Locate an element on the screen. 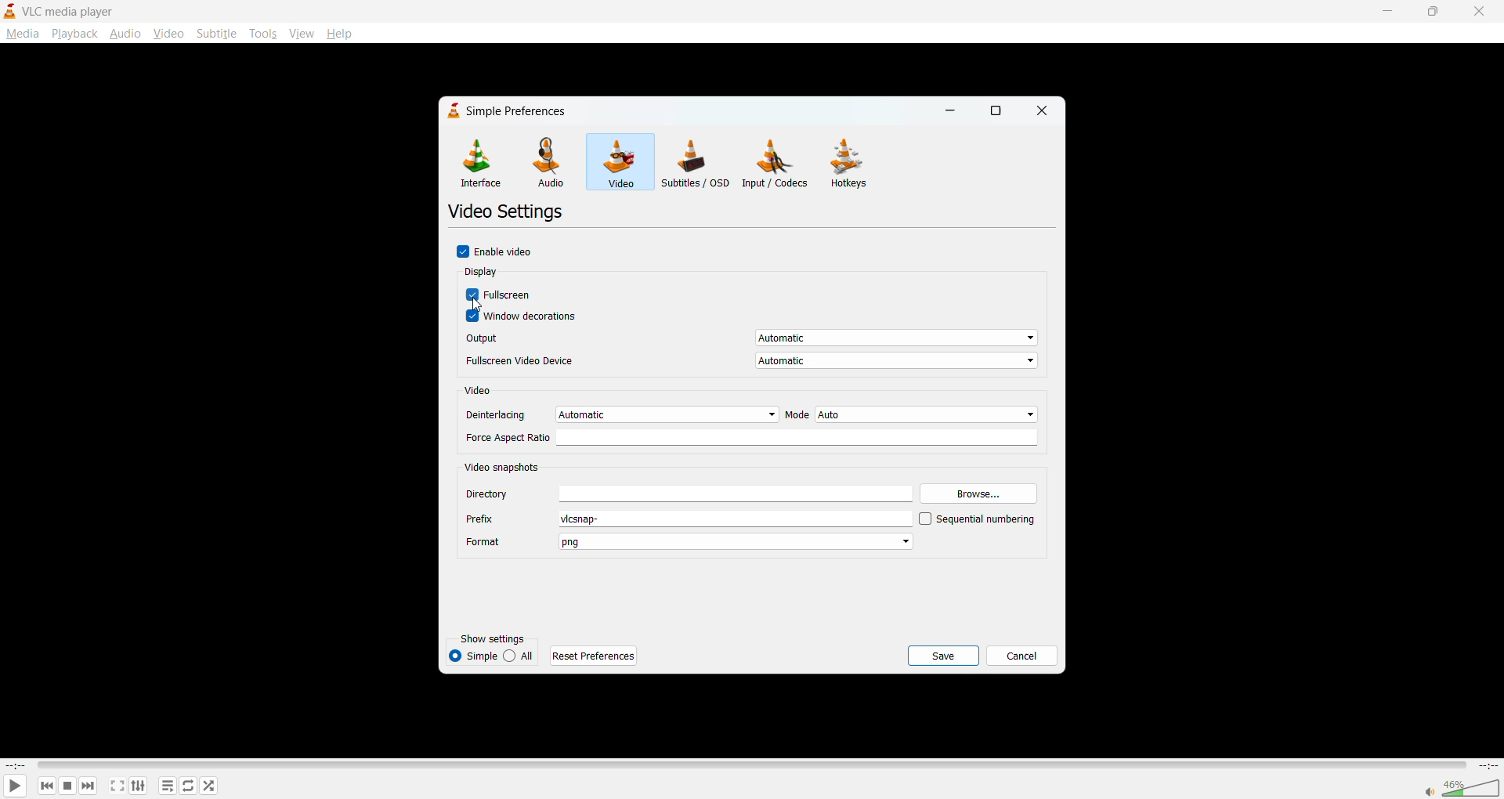  video settings is located at coordinates (509, 213).